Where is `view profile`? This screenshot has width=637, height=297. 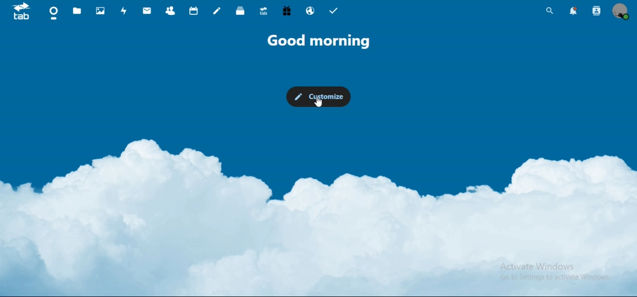
view profile is located at coordinates (622, 11).